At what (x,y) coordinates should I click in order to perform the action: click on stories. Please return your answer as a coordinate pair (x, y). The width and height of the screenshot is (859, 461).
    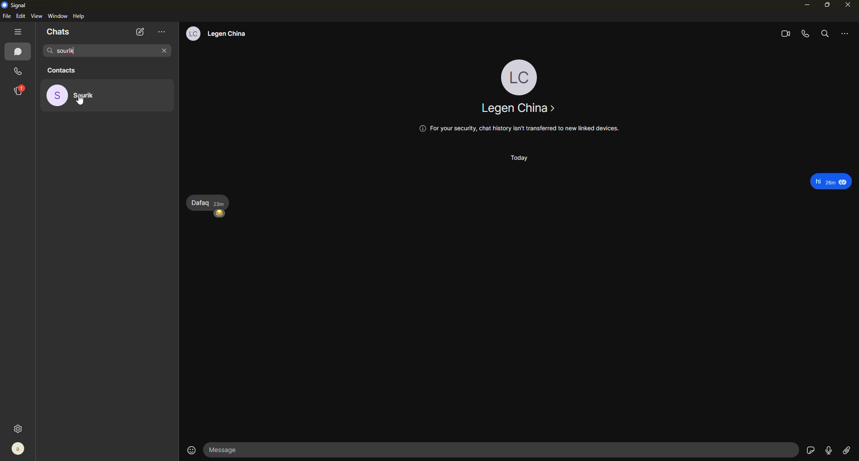
    Looking at the image, I should click on (20, 93).